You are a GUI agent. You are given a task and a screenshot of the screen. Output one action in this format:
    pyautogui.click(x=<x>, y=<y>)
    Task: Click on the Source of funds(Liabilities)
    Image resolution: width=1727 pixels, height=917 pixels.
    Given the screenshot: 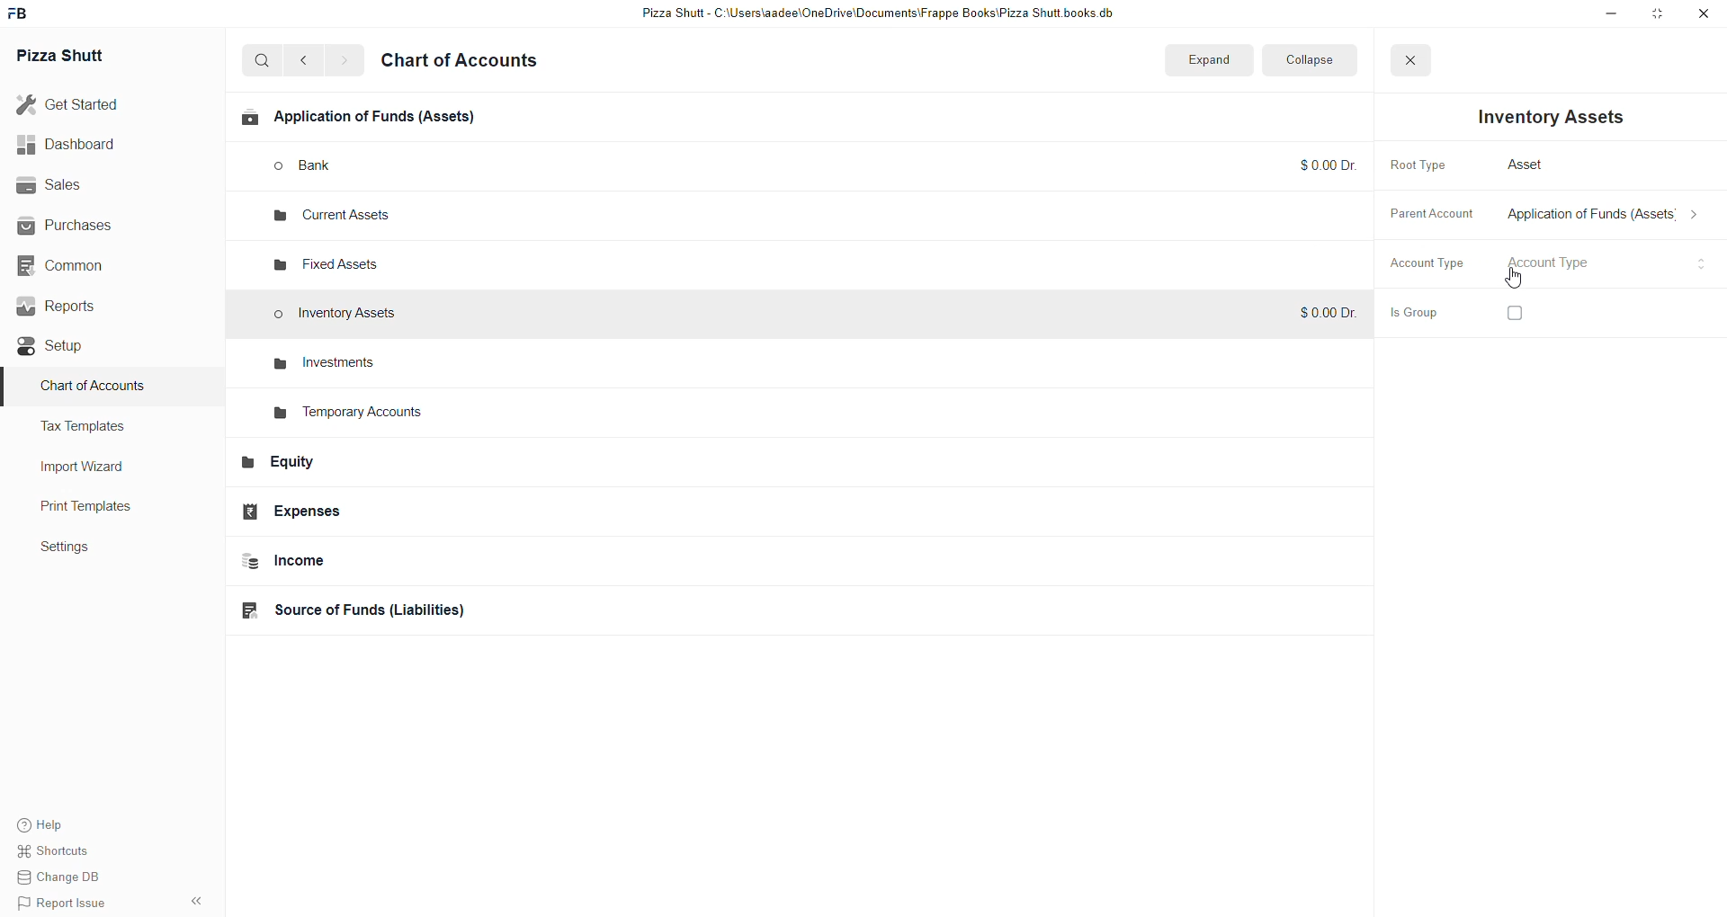 What is the action you would take?
    pyautogui.click(x=376, y=610)
    